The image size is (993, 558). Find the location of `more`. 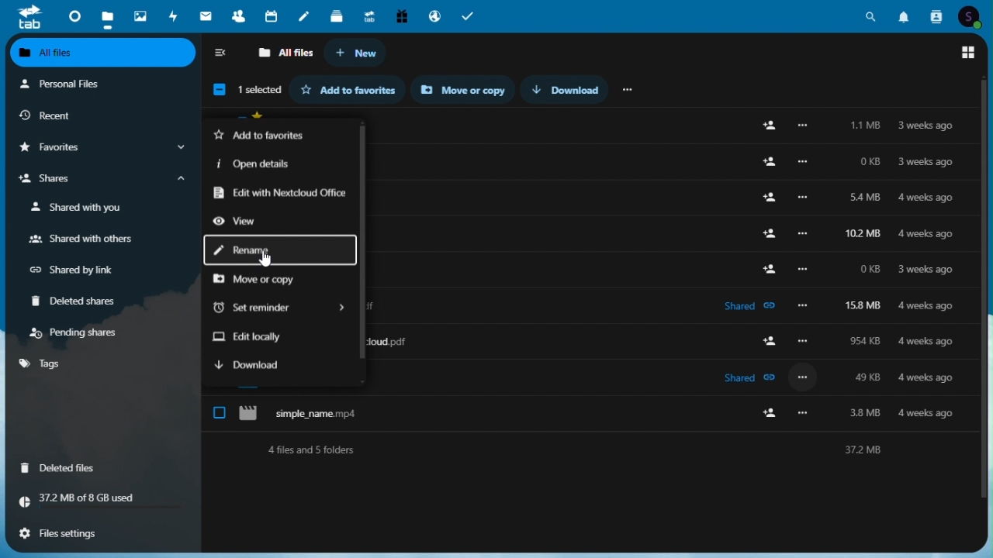

more is located at coordinates (629, 88).